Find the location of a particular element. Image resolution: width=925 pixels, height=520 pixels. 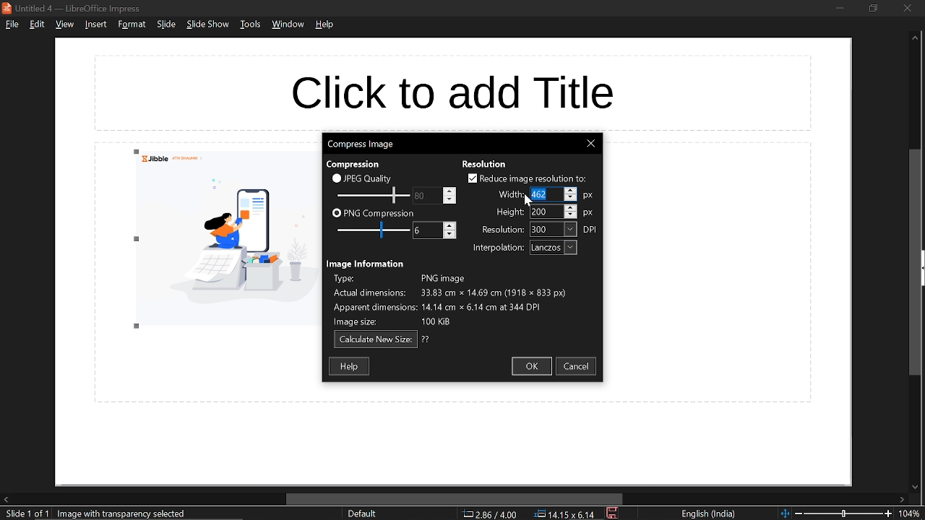

vertical scrollbar is located at coordinates (916, 263).